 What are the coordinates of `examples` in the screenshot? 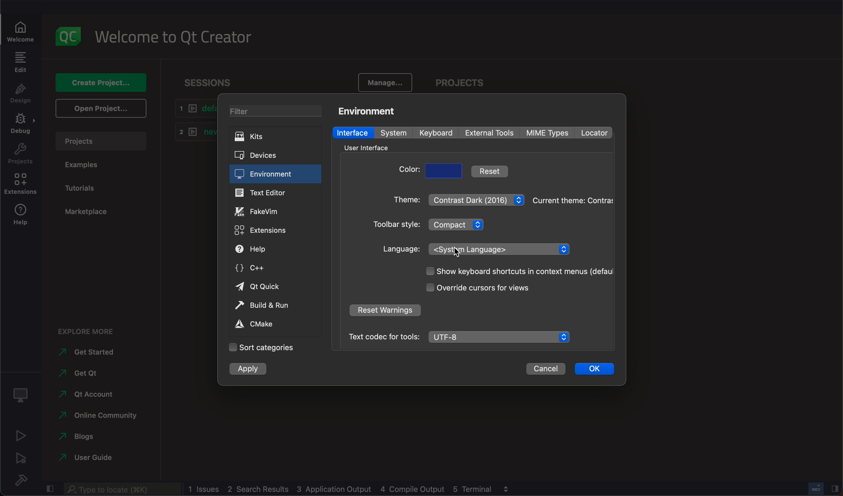 It's located at (86, 164).